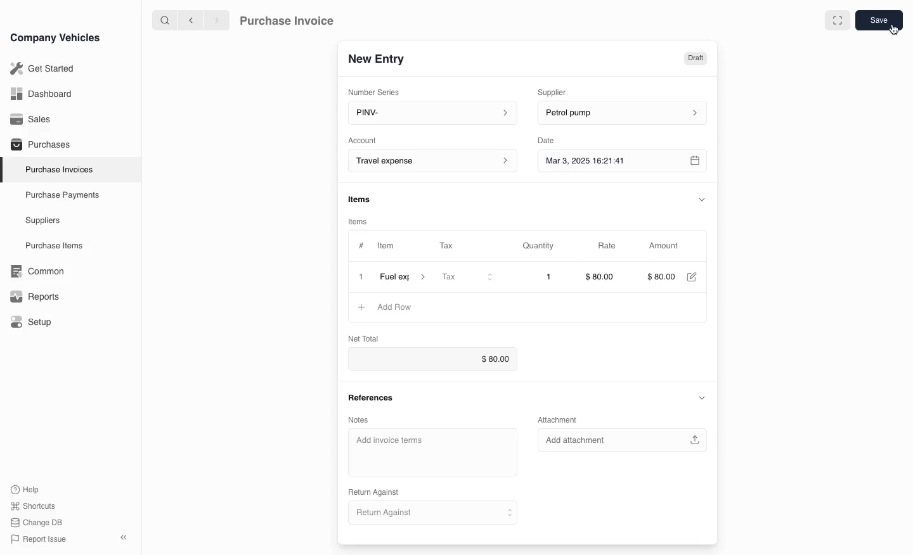  I want to click on Draft, so click(694, 57).